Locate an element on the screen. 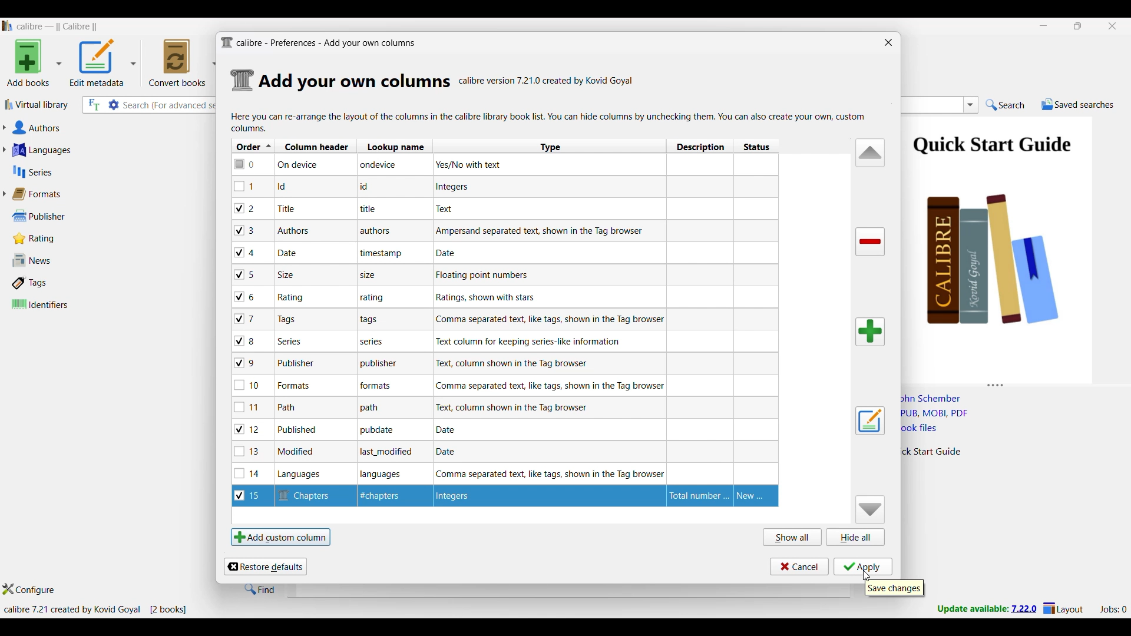  checkbox - 0 is located at coordinates (246, 163).